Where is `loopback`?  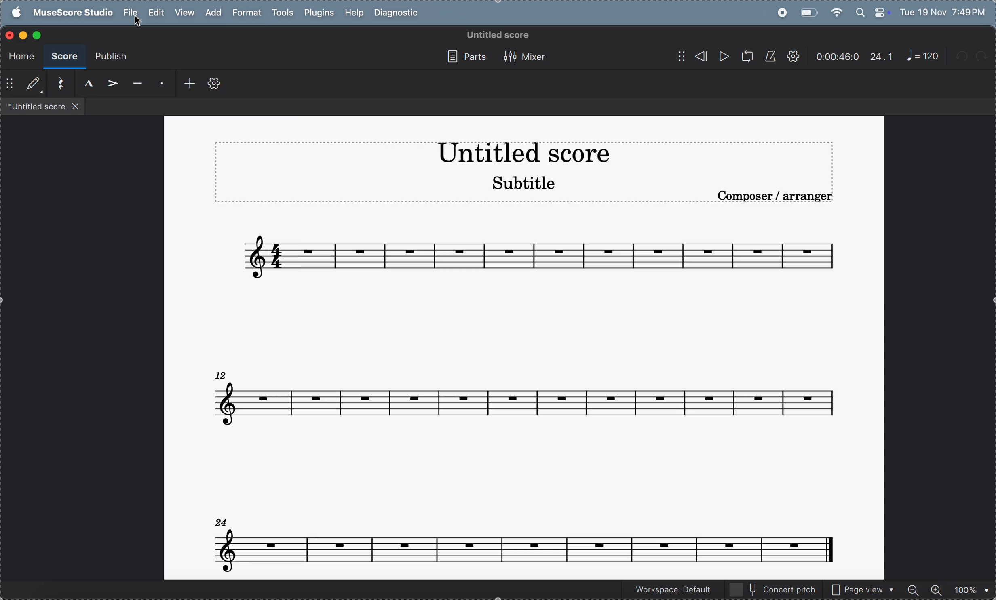
loopback is located at coordinates (744, 57).